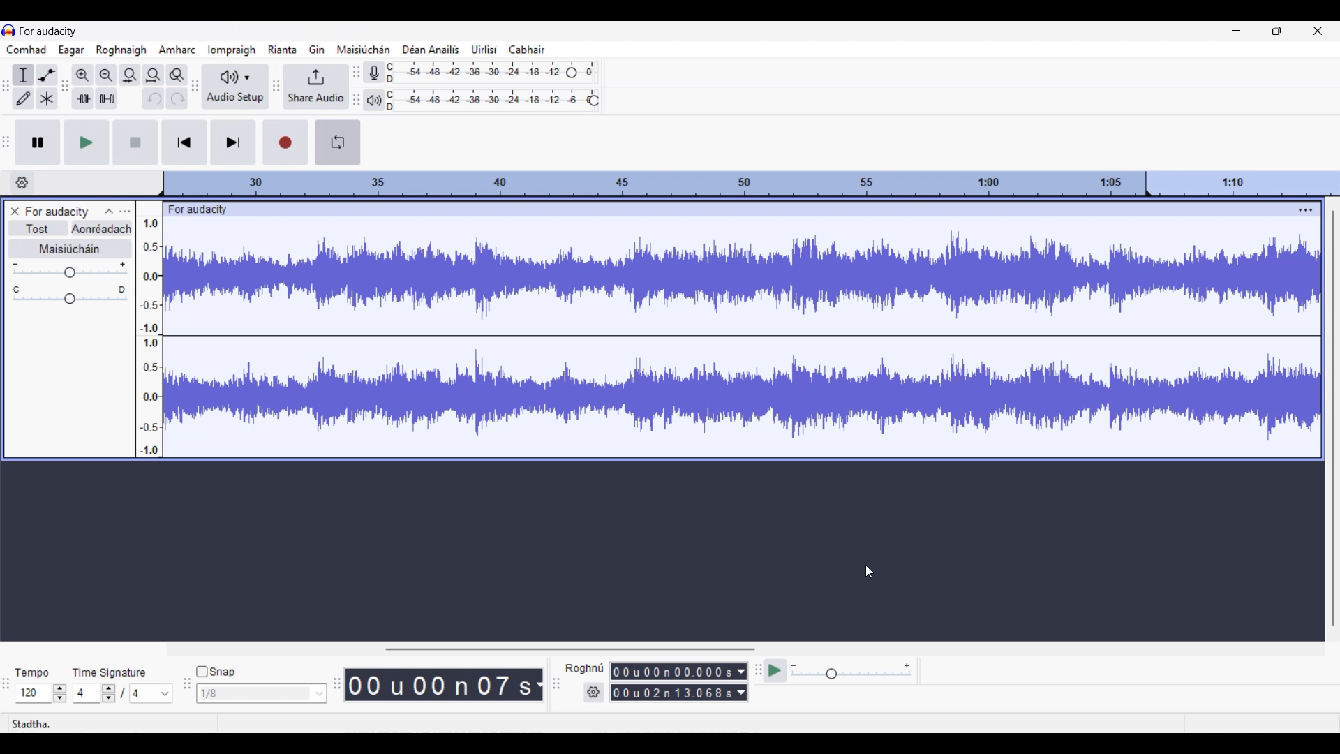 This screenshot has height=754, width=1340. I want to click on Playback level, so click(488, 101).